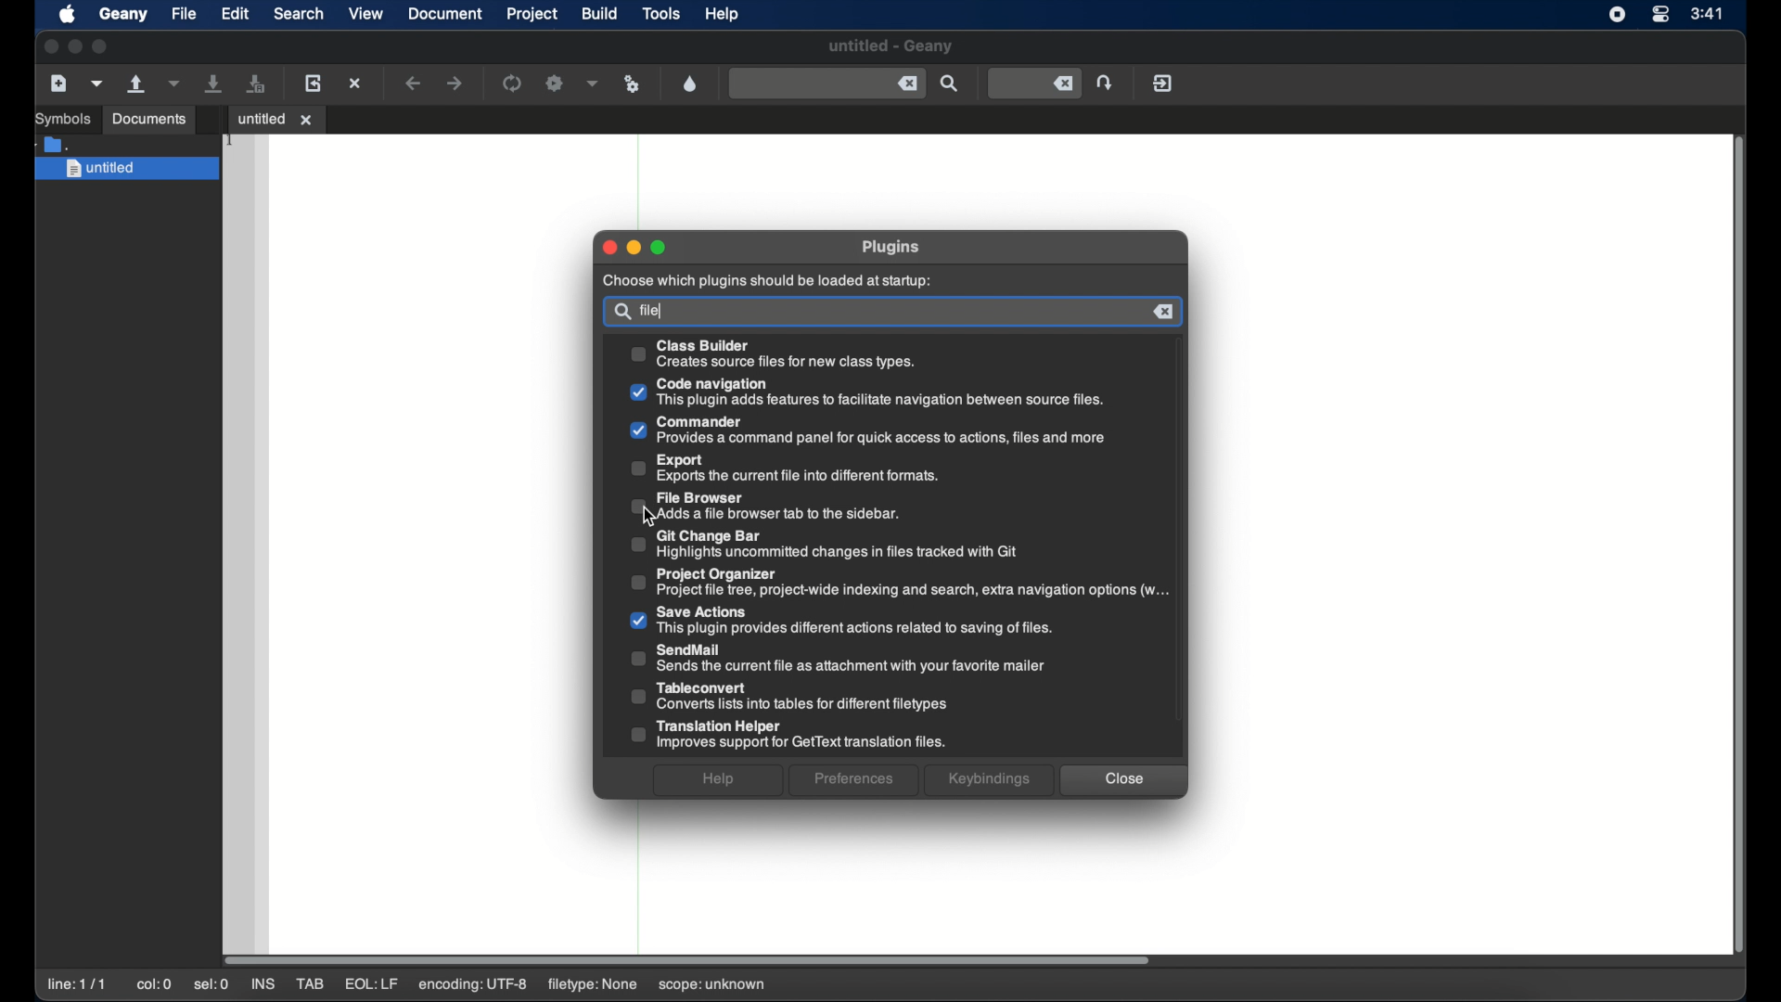 This screenshot has height=1002, width=1781. What do you see at coordinates (900, 582) in the screenshot?
I see `project organizer` at bounding box center [900, 582].